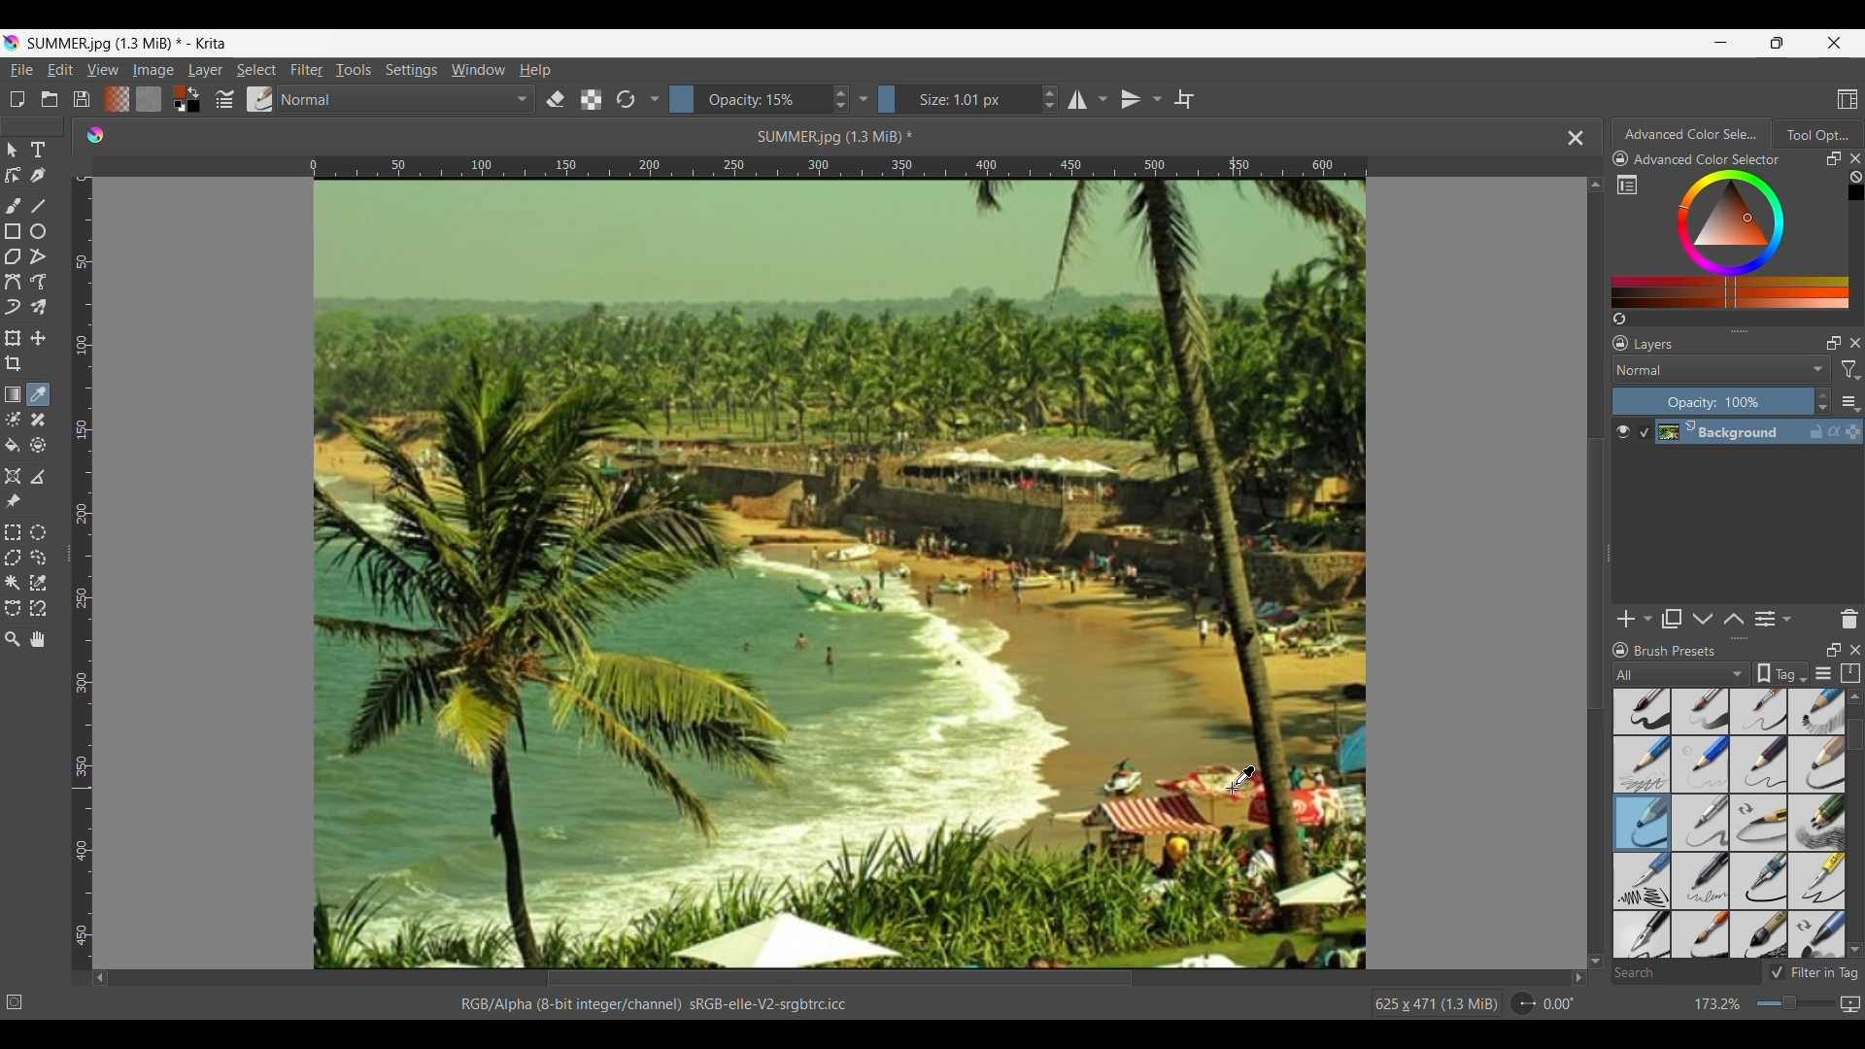 The image size is (1865, 1049). Describe the element at coordinates (15, 1002) in the screenshot. I see `No selection` at that location.